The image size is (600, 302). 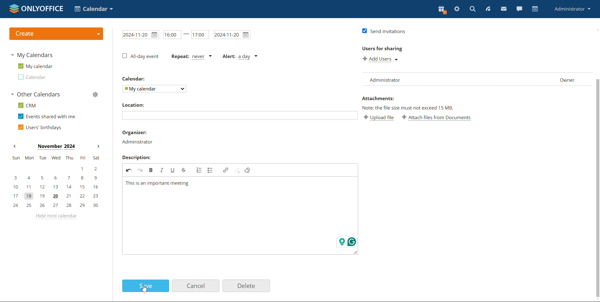 What do you see at coordinates (35, 94) in the screenshot?
I see `other calendars` at bounding box center [35, 94].